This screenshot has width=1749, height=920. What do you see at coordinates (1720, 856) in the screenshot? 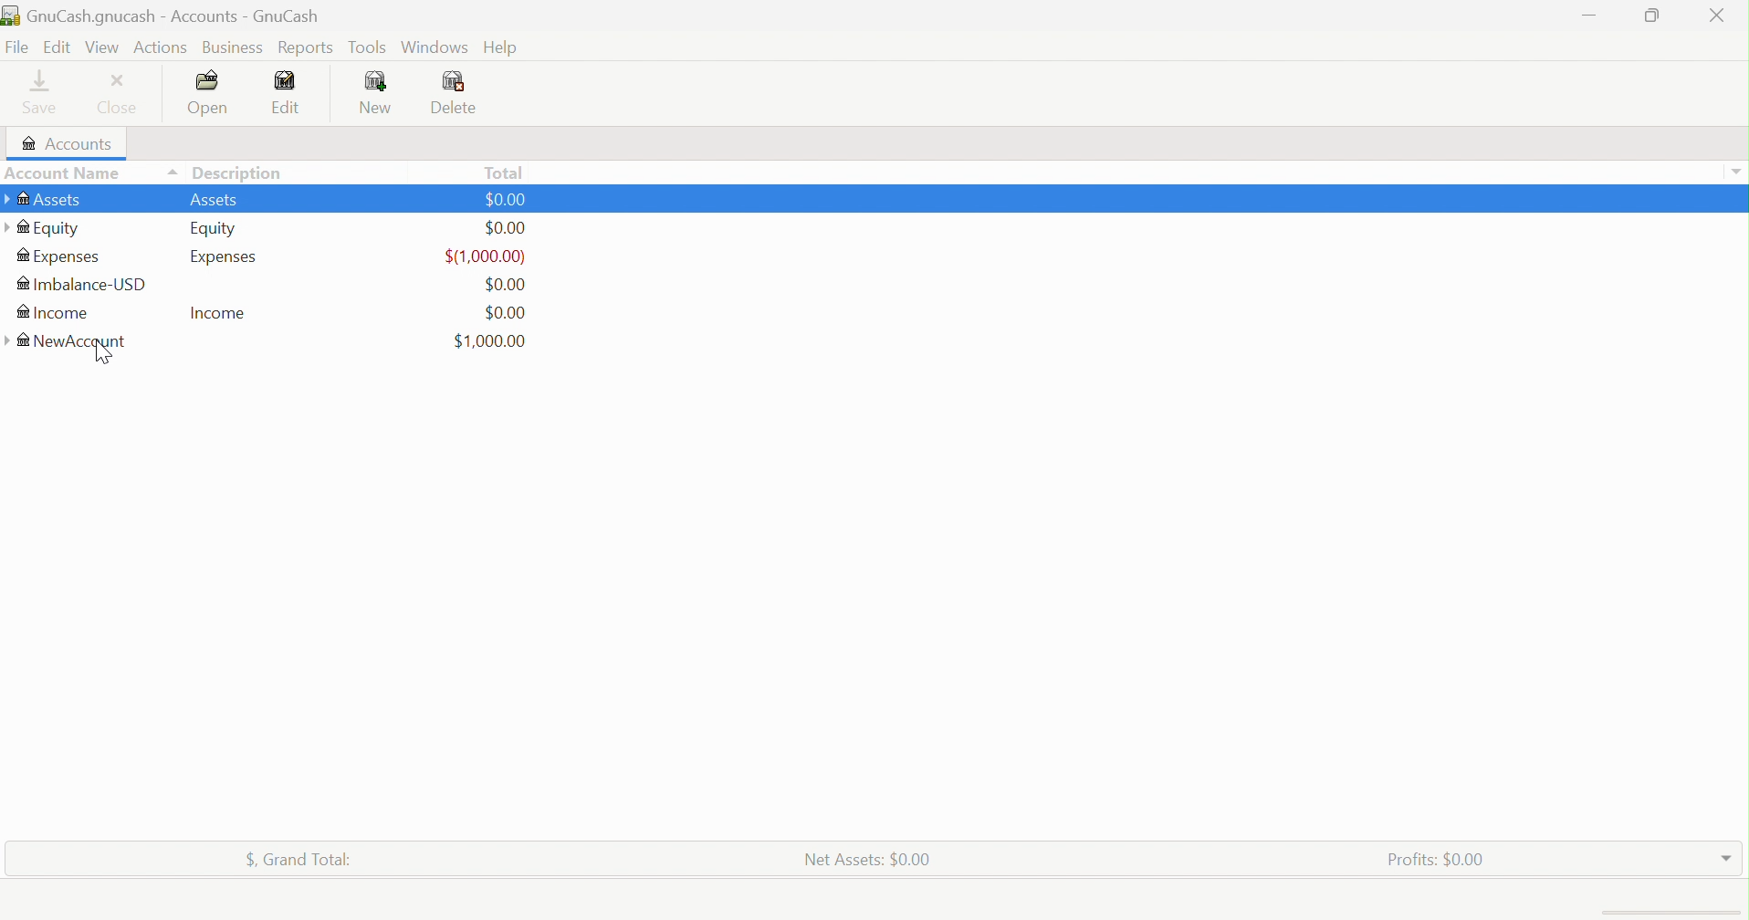
I see `Drop Down` at bounding box center [1720, 856].